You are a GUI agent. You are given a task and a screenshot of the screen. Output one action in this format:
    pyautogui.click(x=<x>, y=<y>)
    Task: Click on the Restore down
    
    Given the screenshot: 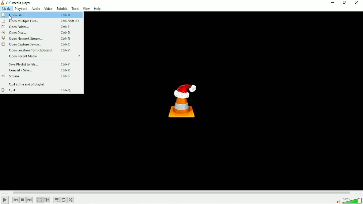 What is the action you would take?
    pyautogui.click(x=344, y=2)
    